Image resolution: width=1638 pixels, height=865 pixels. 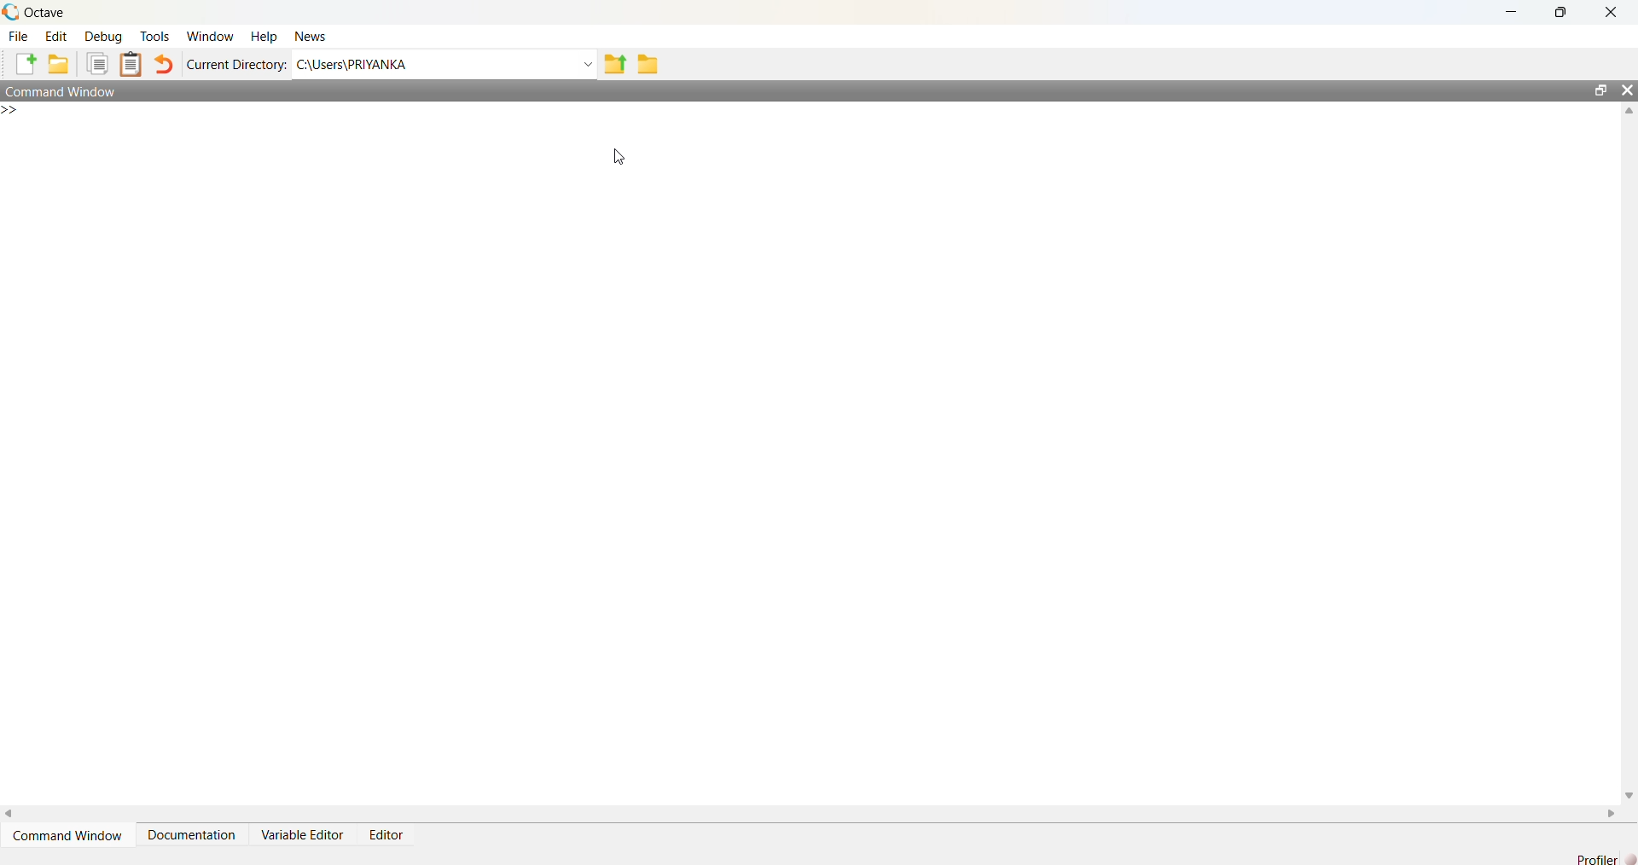 What do you see at coordinates (616, 62) in the screenshot?
I see `one directory up` at bounding box center [616, 62].